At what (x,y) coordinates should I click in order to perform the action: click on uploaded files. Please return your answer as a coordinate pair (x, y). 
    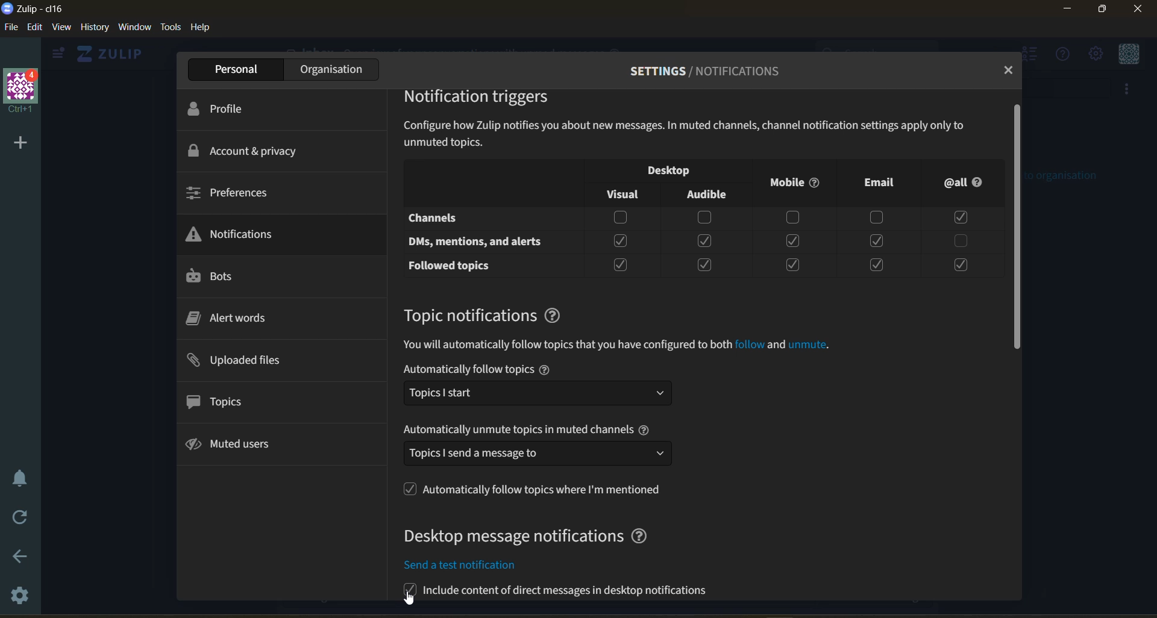
    Looking at the image, I should click on (243, 360).